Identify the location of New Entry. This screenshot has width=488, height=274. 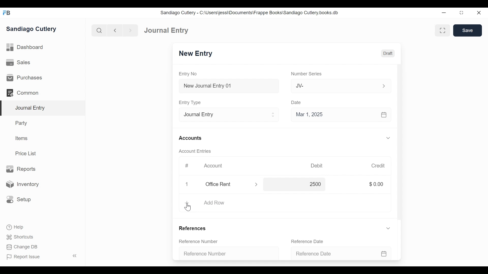
(196, 54).